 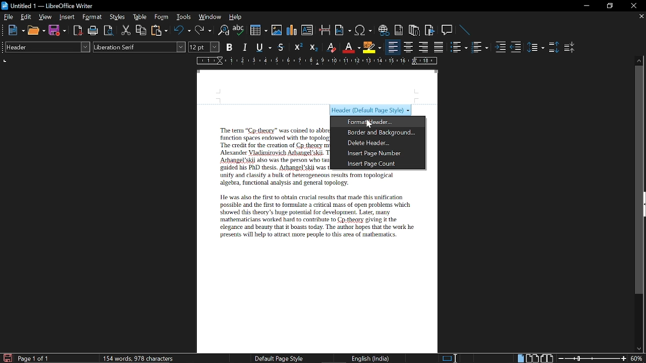 What do you see at coordinates (158, 30) in the screenshot?
I see `Paste` at bounding box center [158, 30].